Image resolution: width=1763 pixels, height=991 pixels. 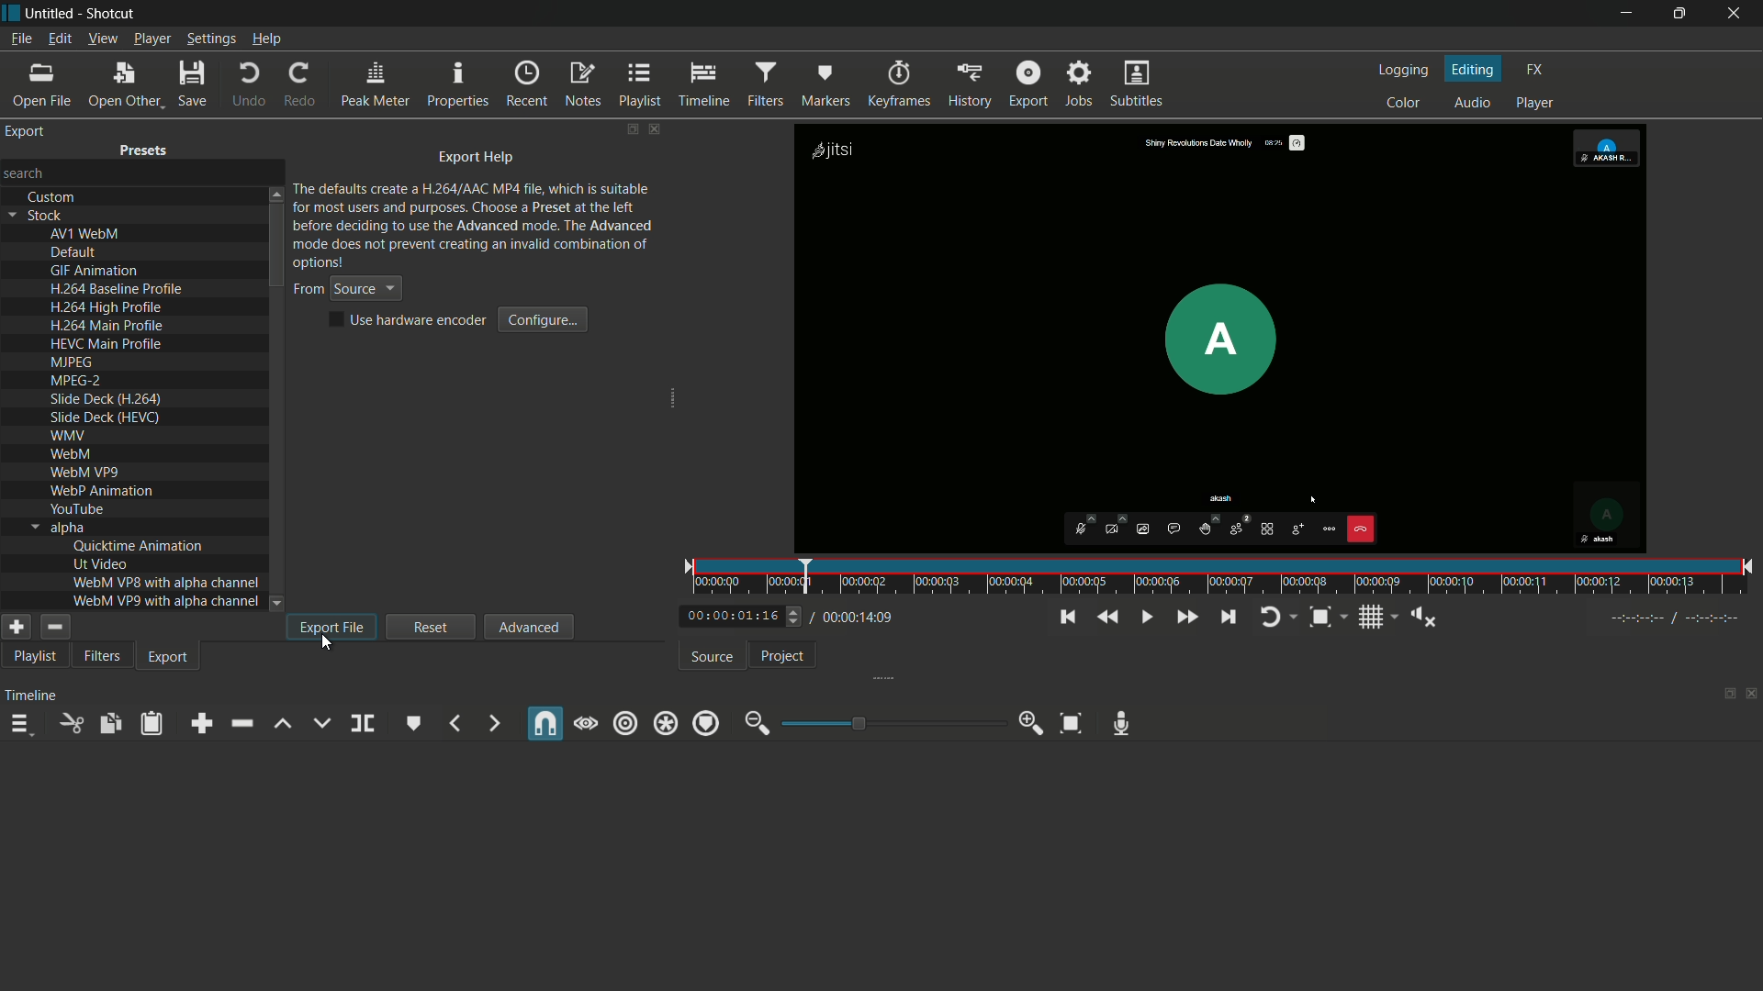 I want to click on cursor, so click(x=327, y=647).